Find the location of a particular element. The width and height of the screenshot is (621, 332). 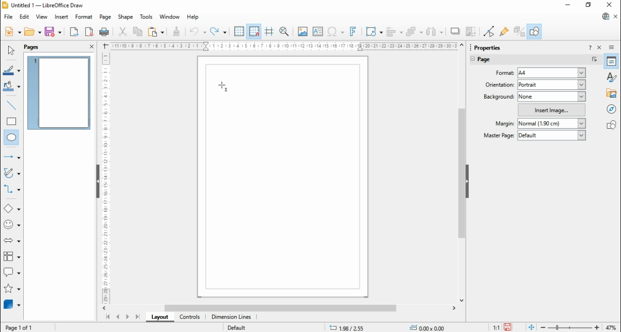

dimension lines is located at coordinates (232, 317).